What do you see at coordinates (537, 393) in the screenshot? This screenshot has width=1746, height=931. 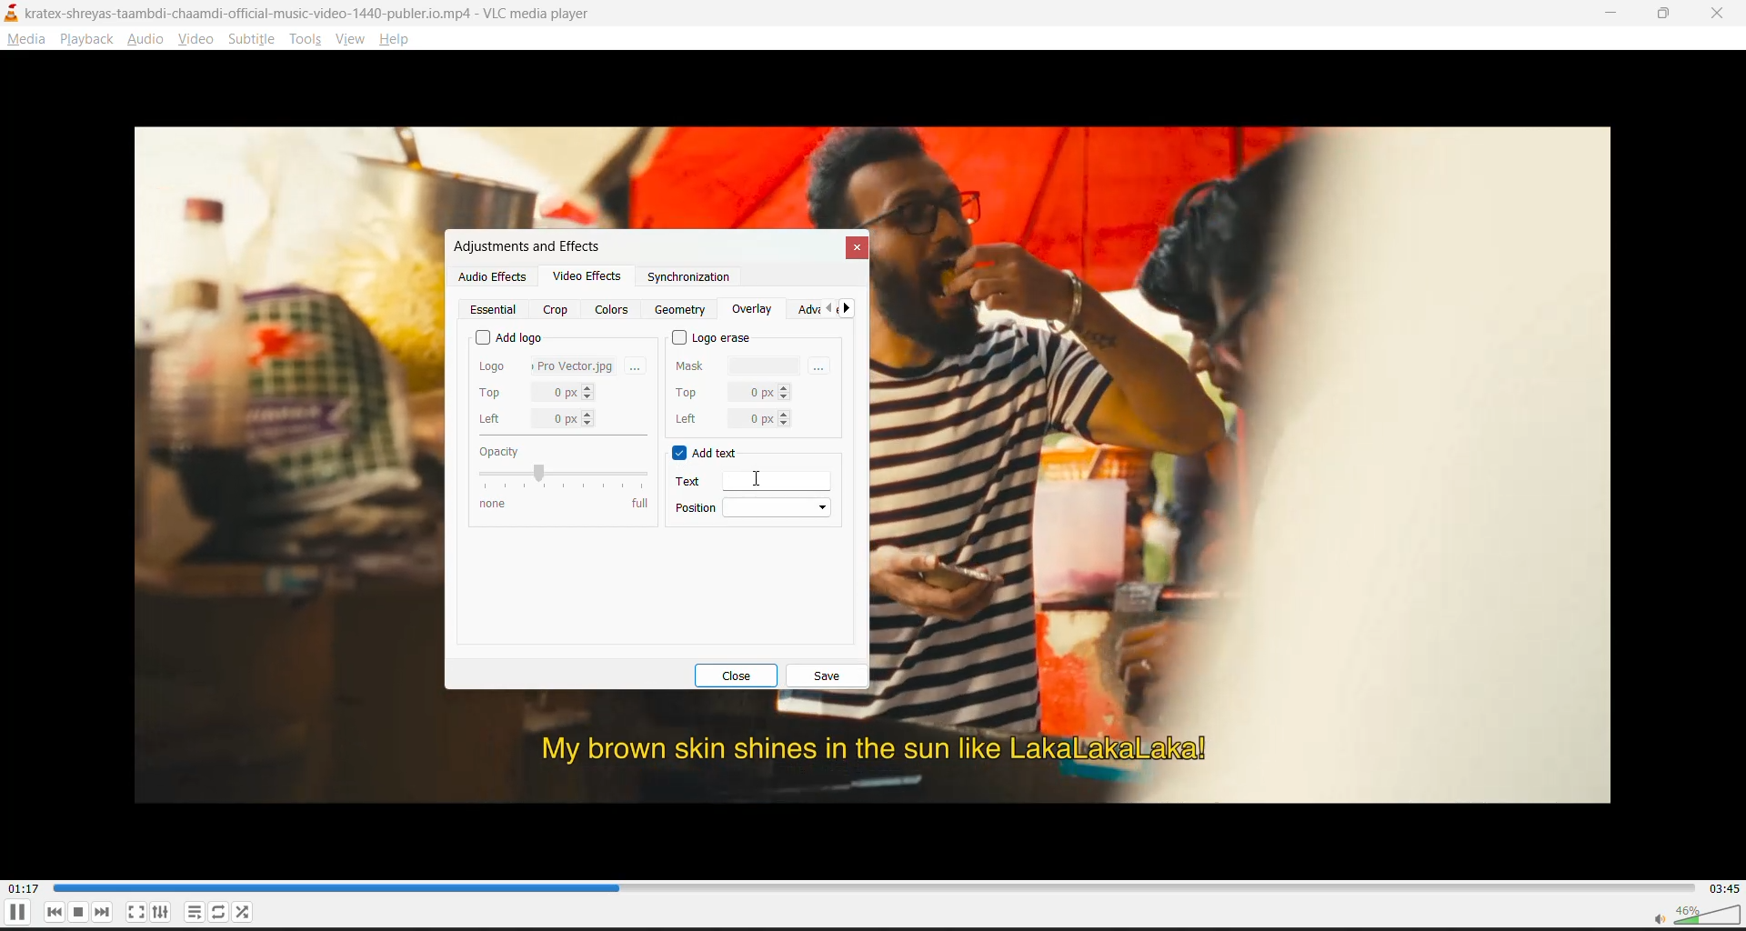 I see `top` at bounding box center [537, 393].